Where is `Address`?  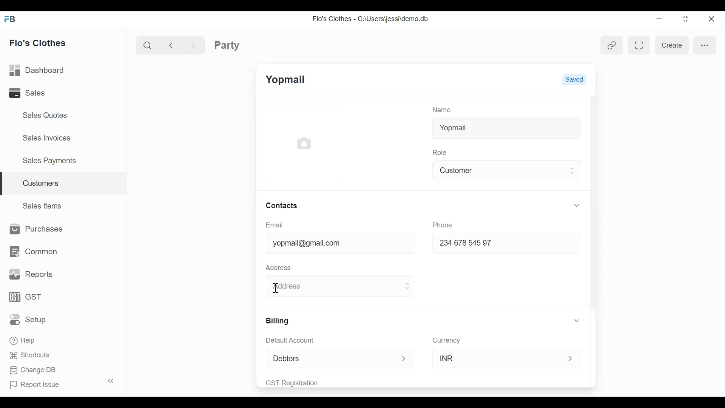
Address is located at coordinates (278, 267).